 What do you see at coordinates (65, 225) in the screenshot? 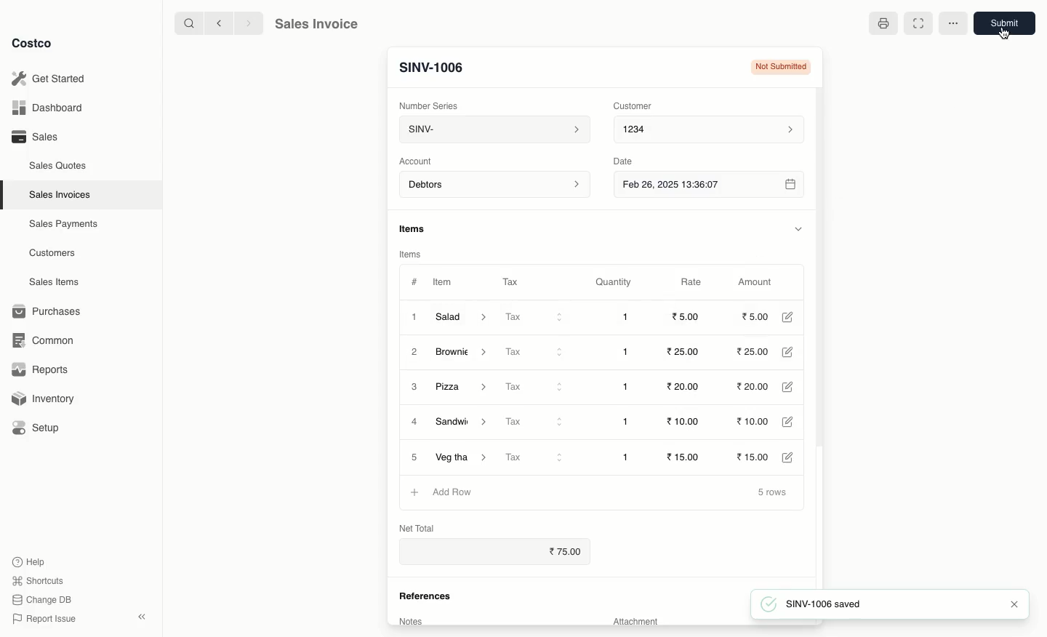
I see `Sales Payments.` at bounding box center [65, 225].